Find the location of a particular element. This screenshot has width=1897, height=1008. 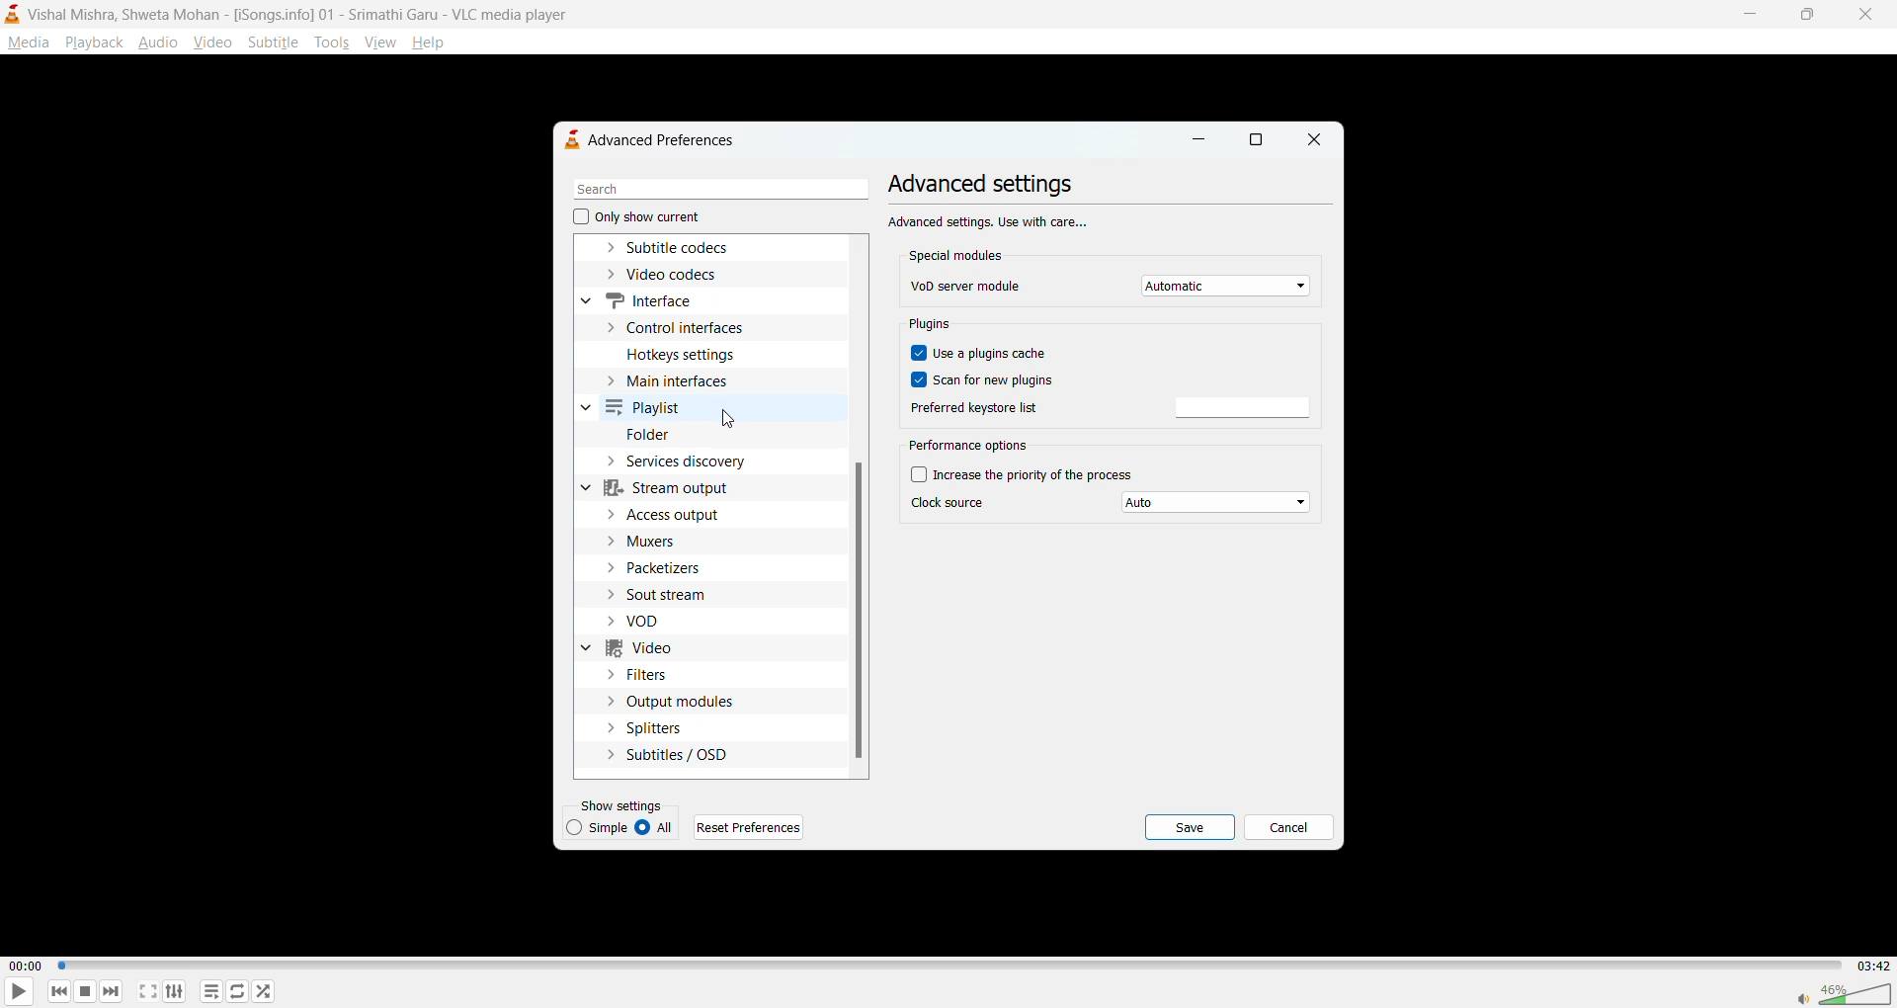

stream  output is located at coordinates (678, 487).